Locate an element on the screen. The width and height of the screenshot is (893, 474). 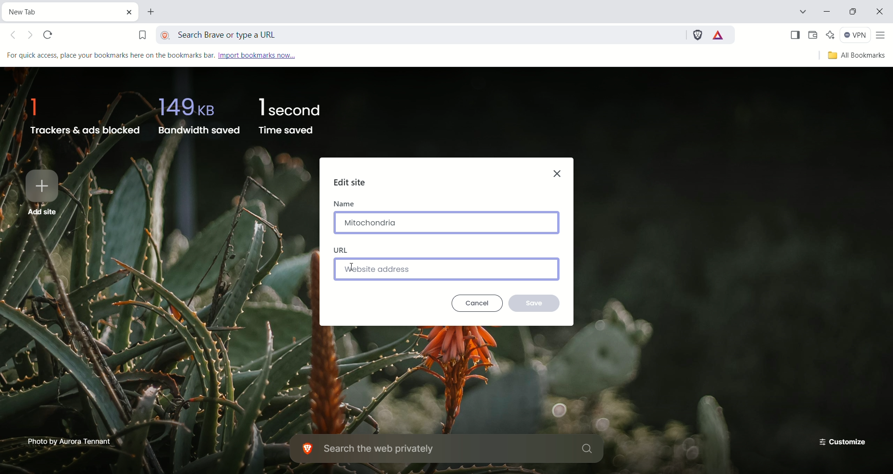
brave shields is located at coordinates (697, 33).